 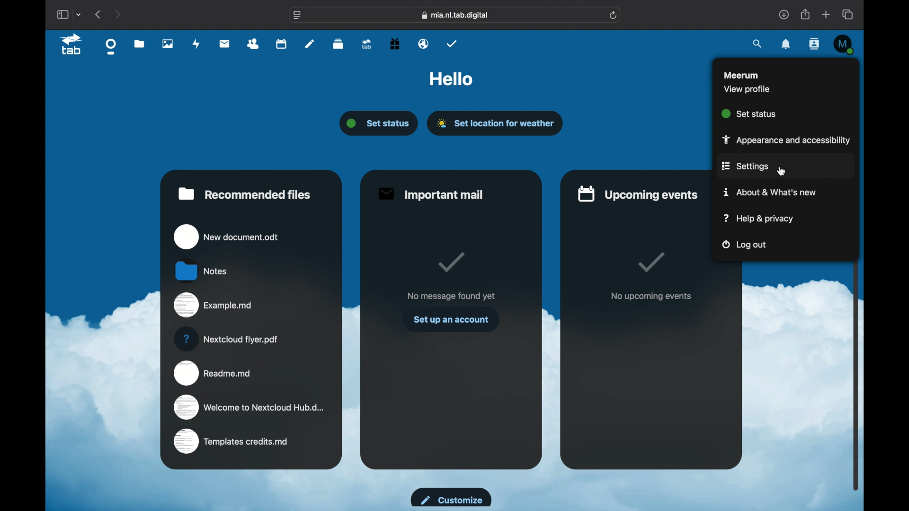 What do you see at coordinates (636, 193) in the screenshot?
I see `upcoming events` at bounding box center [636, 193].